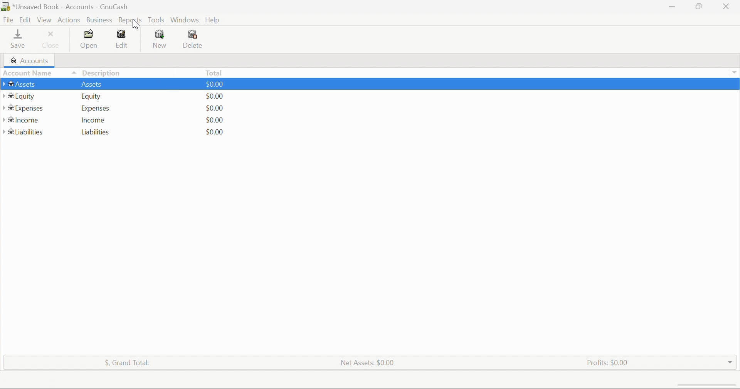 The width and height of the screenshot is (740, 389). Describe the element at coordinates (92, 85) in the screenshot. I see `Asets` at that location.